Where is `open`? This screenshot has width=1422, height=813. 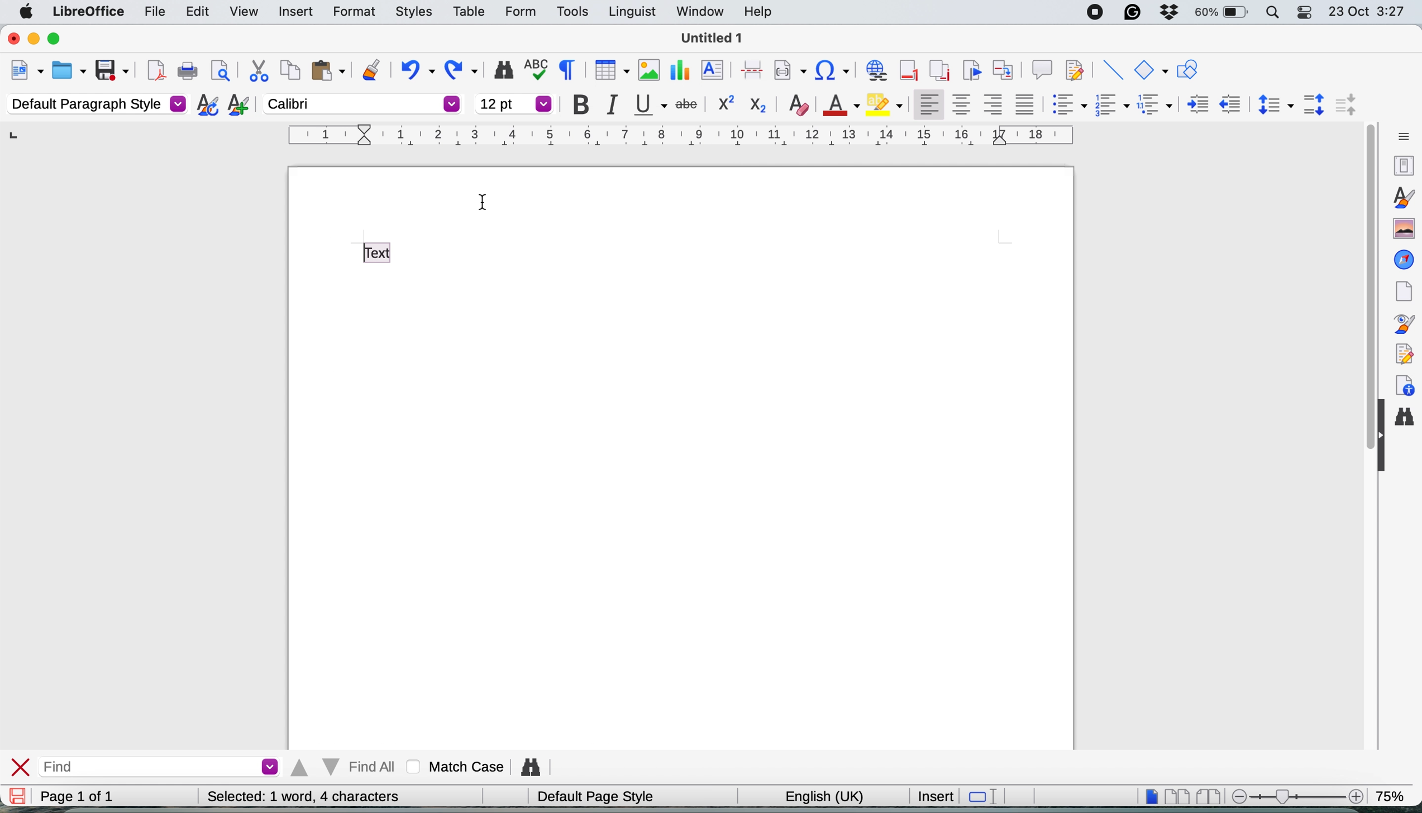 open is located at coordinates (69, 70).